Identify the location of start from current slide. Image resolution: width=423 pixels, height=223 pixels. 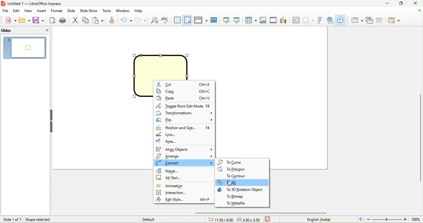
(238, 20).